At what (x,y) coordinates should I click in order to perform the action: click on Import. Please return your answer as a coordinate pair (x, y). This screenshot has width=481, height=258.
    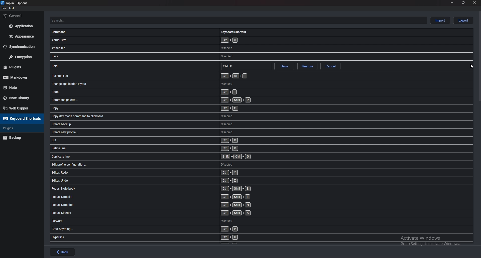
    Looking at the image, I should click on (440, 21).